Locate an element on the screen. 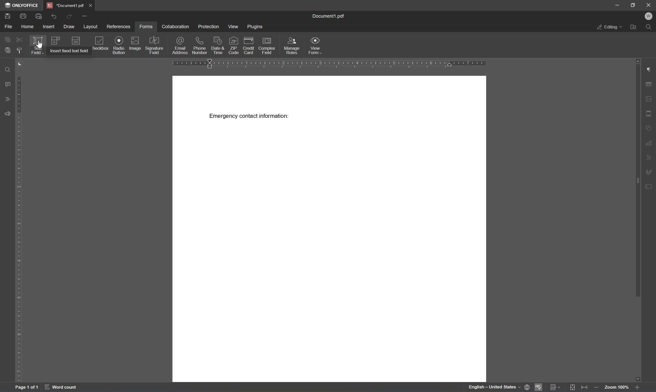 Image resolution: width=656 pixels, height=392 pixels. references is located at coordinates (119, 26).